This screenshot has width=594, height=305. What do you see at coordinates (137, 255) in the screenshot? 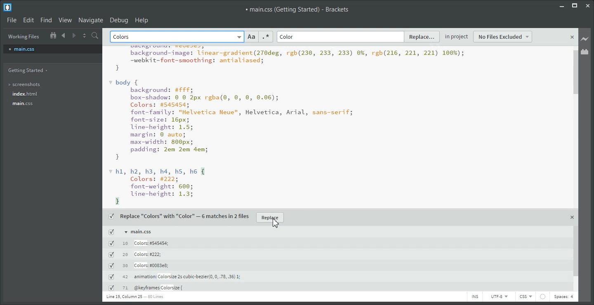
I see `20 Colors: #222;` at bounding box center [137, 255].